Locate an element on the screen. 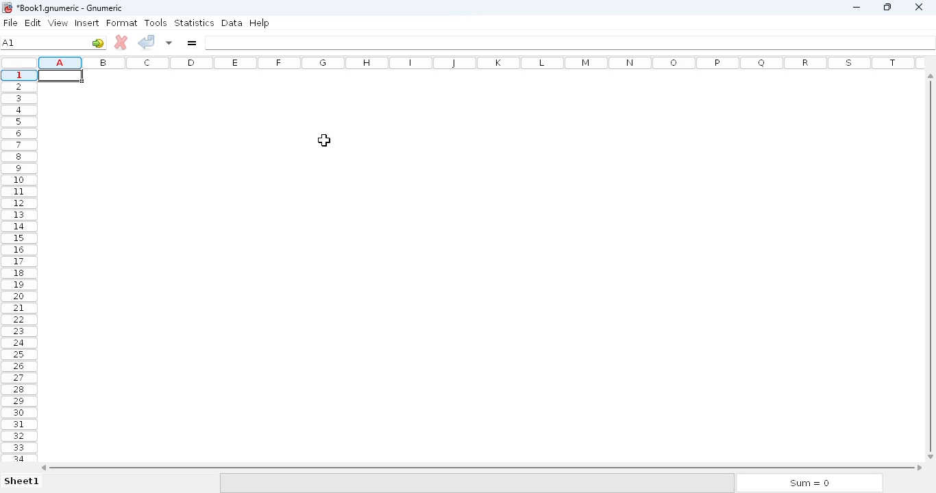 Image resolution: width=936 pixels, height=493 pixels. vertical scroll bar is located at coordinates (933, 265).